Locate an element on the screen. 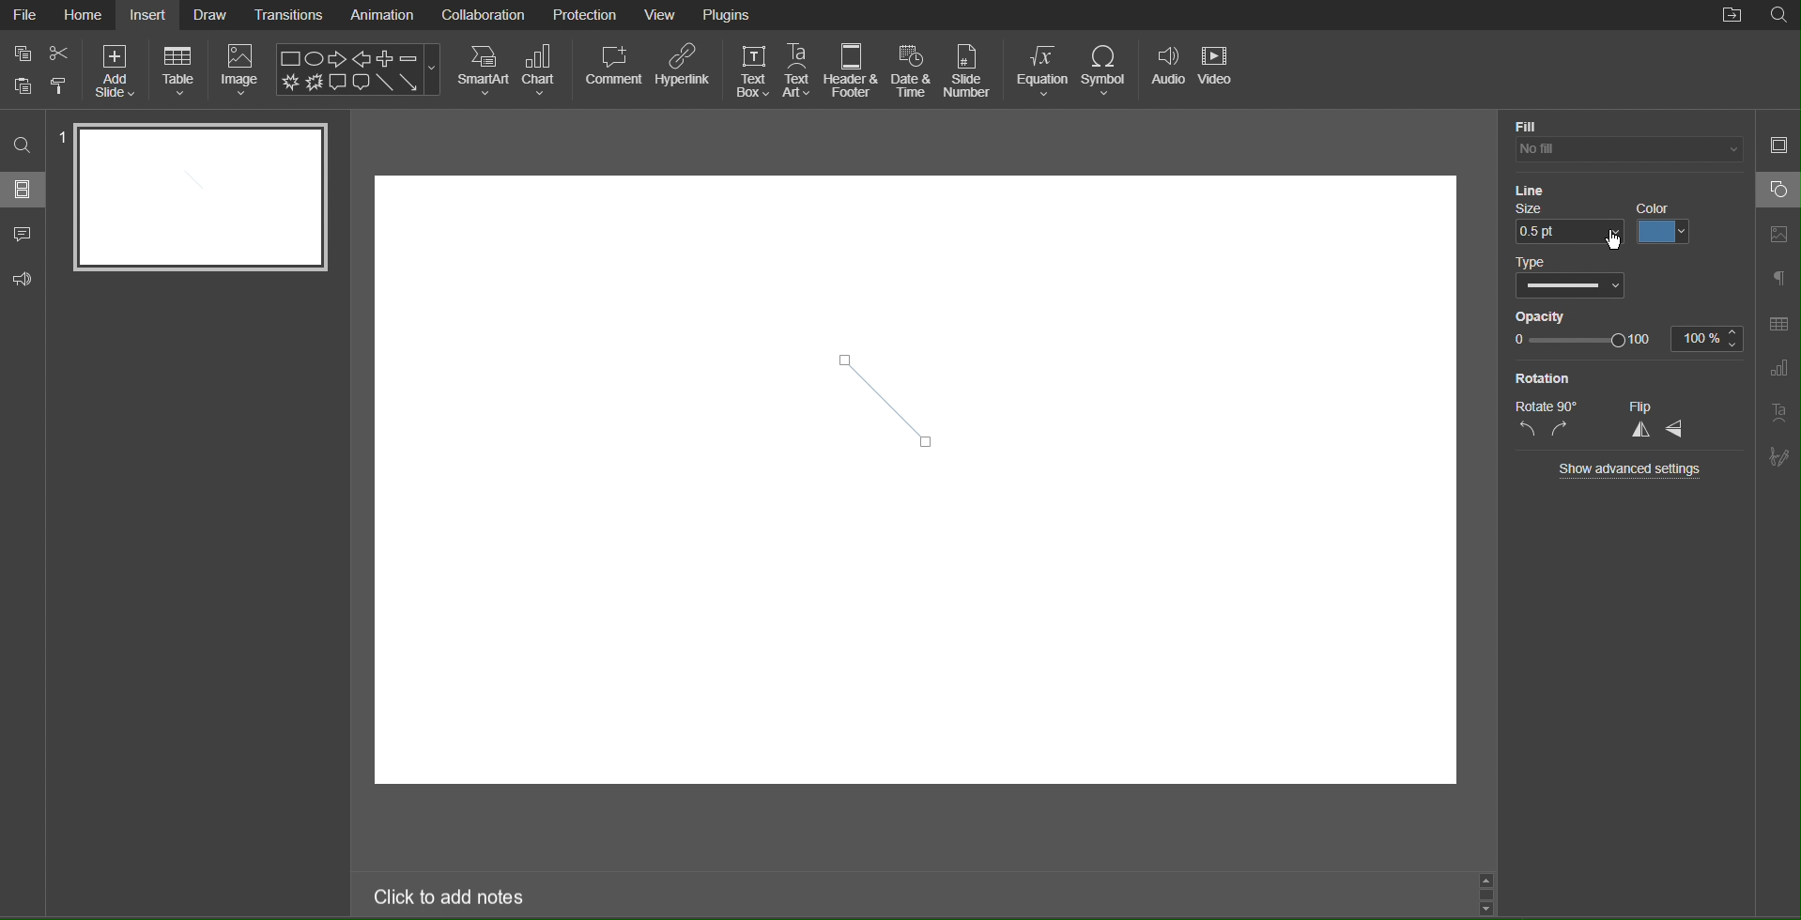 The image size is (1801, 920). Comment is located at coordinates (23, 236).